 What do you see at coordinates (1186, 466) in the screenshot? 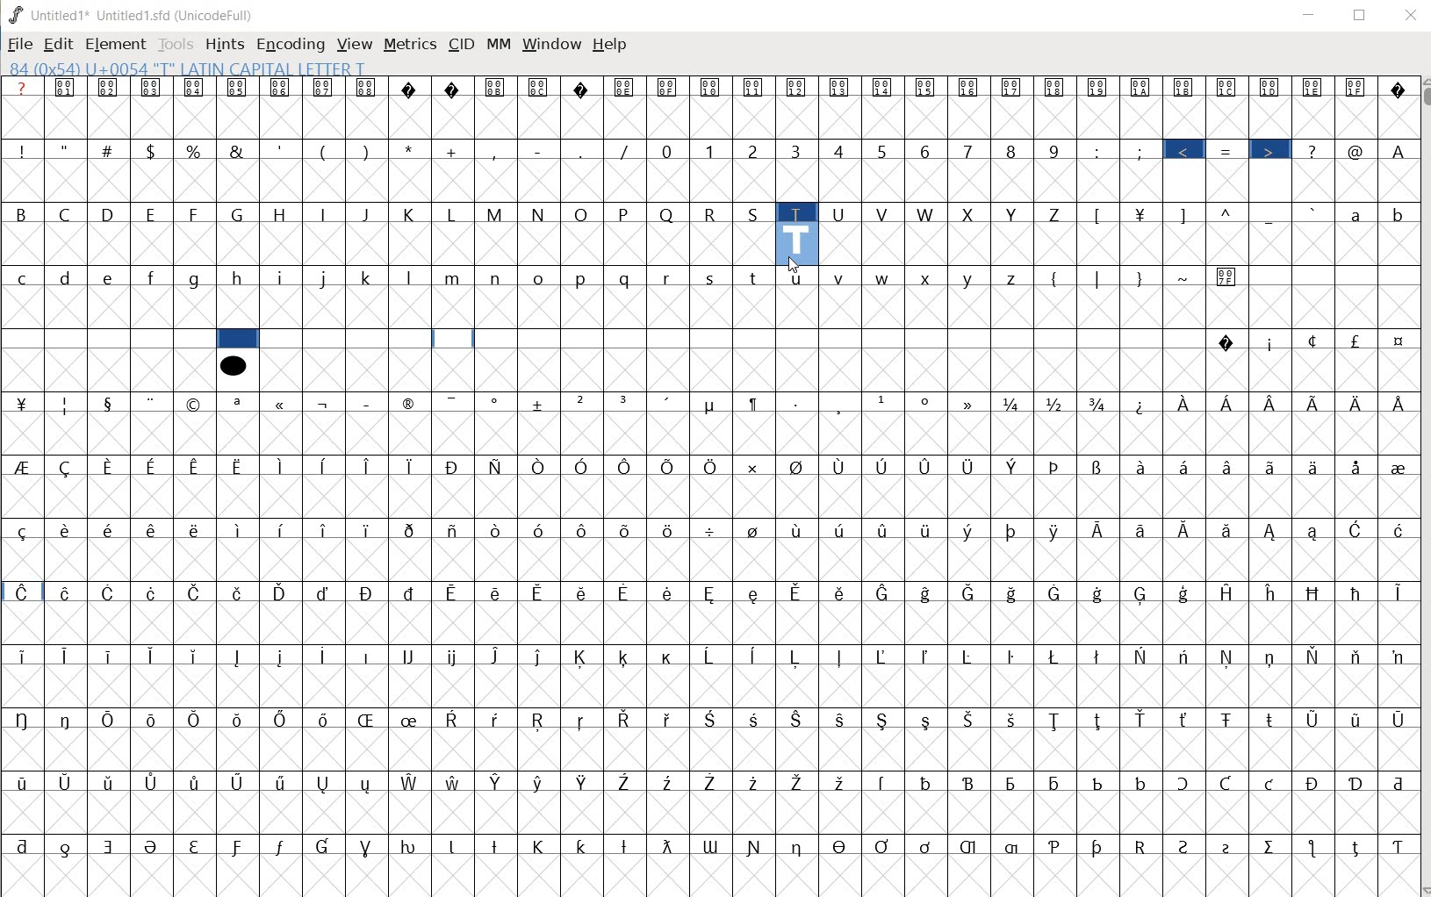
I see `Symbol` at bounding box center [1186, 466].